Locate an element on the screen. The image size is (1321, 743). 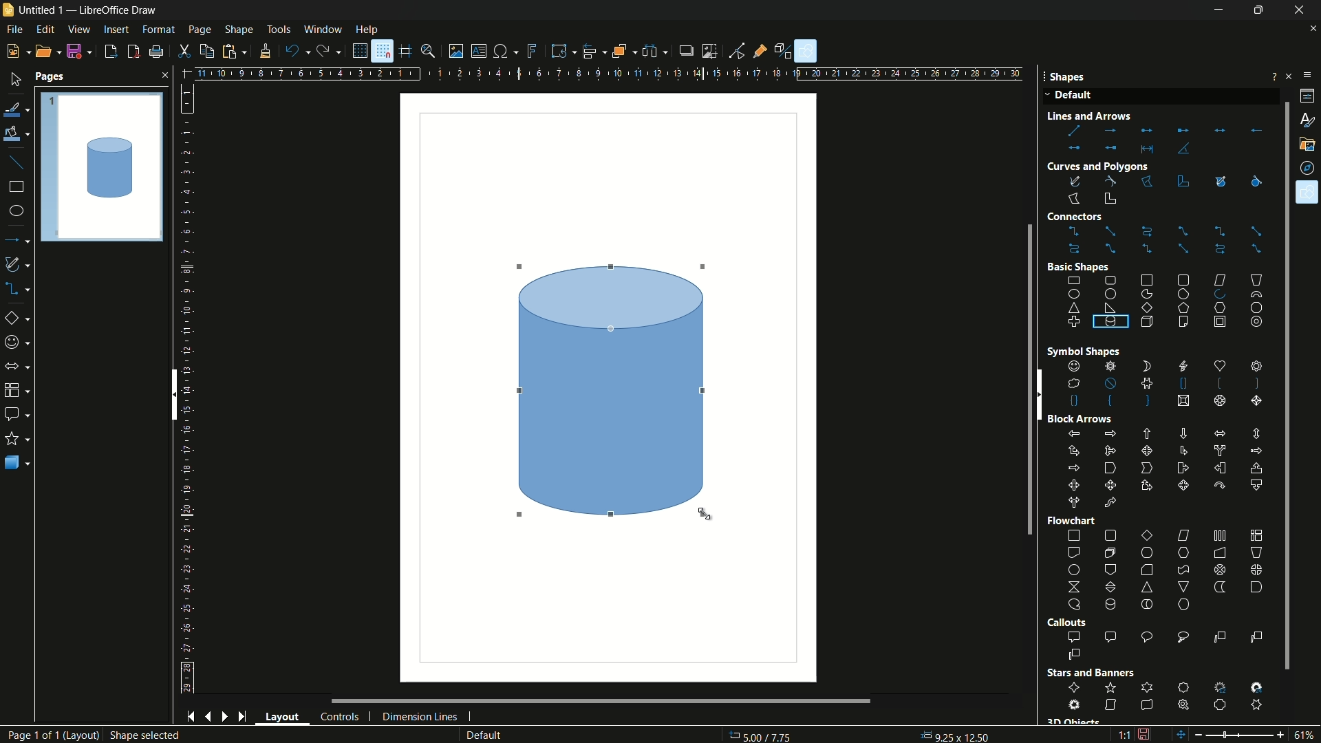
ellipse is located at coordinates (16, 211).